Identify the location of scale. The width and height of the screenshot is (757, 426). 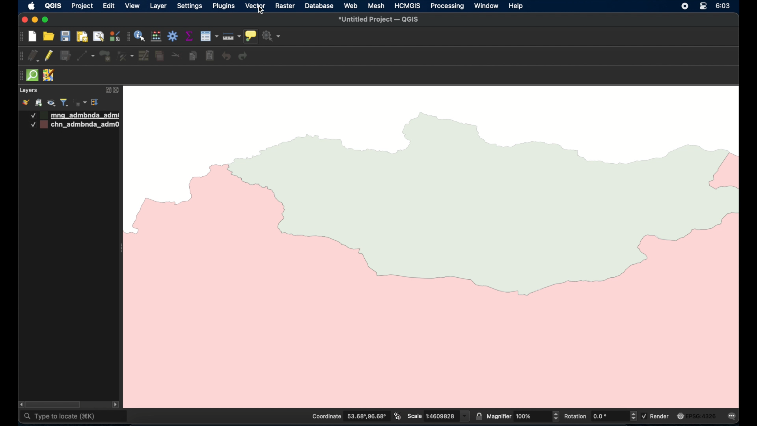
(438, 415).